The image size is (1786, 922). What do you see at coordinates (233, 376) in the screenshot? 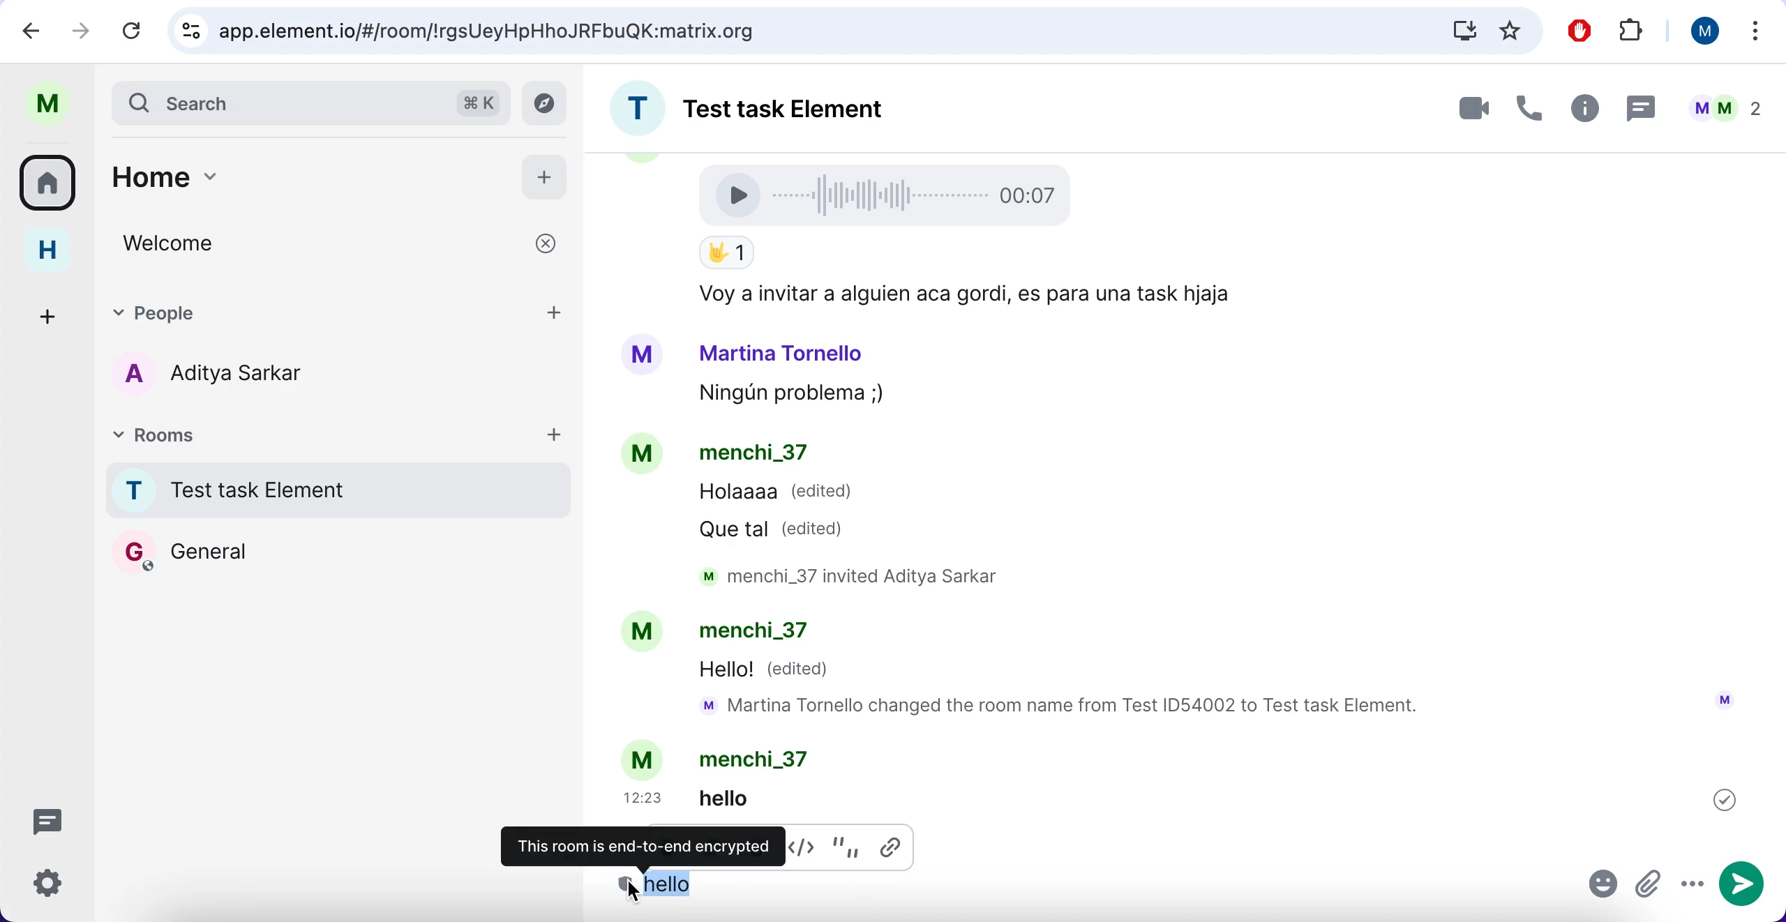
I see `users ` at bounding box center [233, 376].